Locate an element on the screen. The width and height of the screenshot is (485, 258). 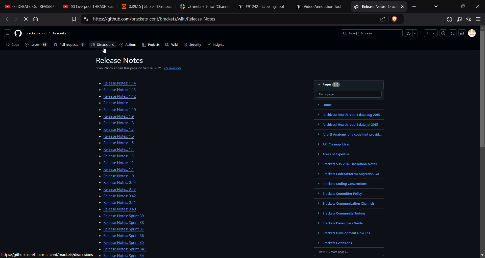
o Release Notes: 0.41 is located at coordinates (119, 203).